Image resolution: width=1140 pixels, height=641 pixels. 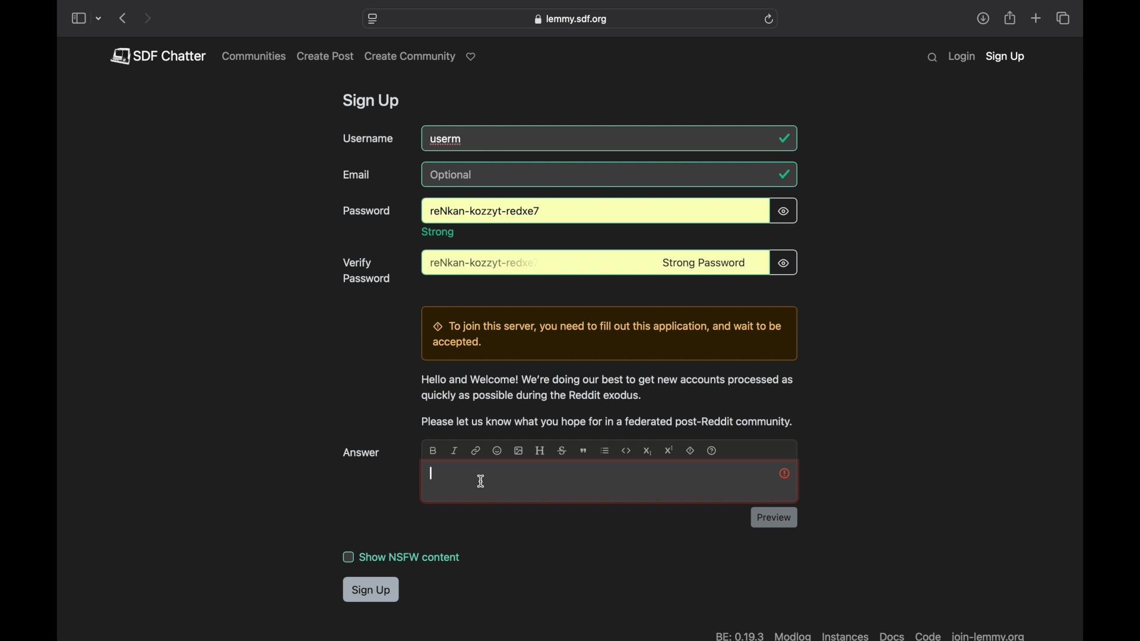 I want to click on tab group picker, so click(x=99, y=19).